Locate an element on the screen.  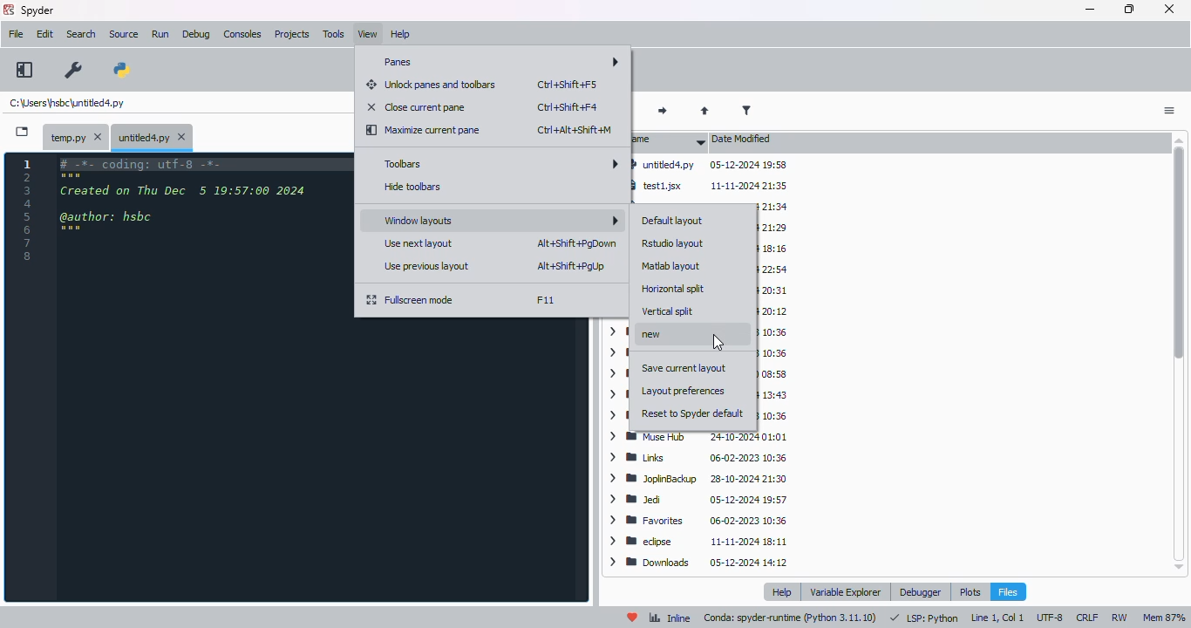
shortcut for use next layout is located at coordinates (576, 243).